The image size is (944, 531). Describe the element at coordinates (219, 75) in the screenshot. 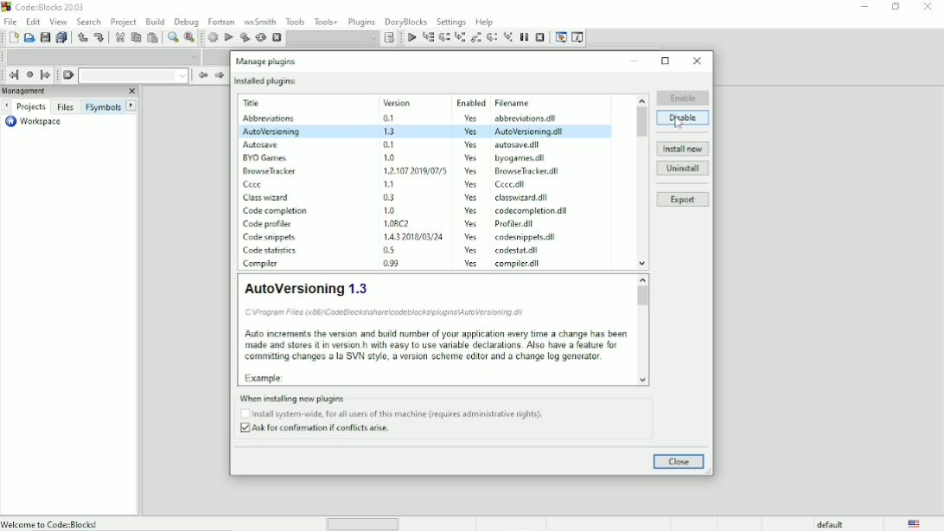

I see `Next` at that location.